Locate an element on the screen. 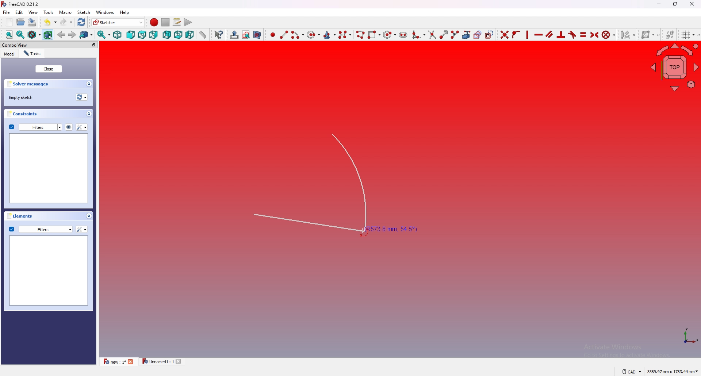 The width and height of the screenshot is (701, 376). filters is located at coordinates (41, 229).